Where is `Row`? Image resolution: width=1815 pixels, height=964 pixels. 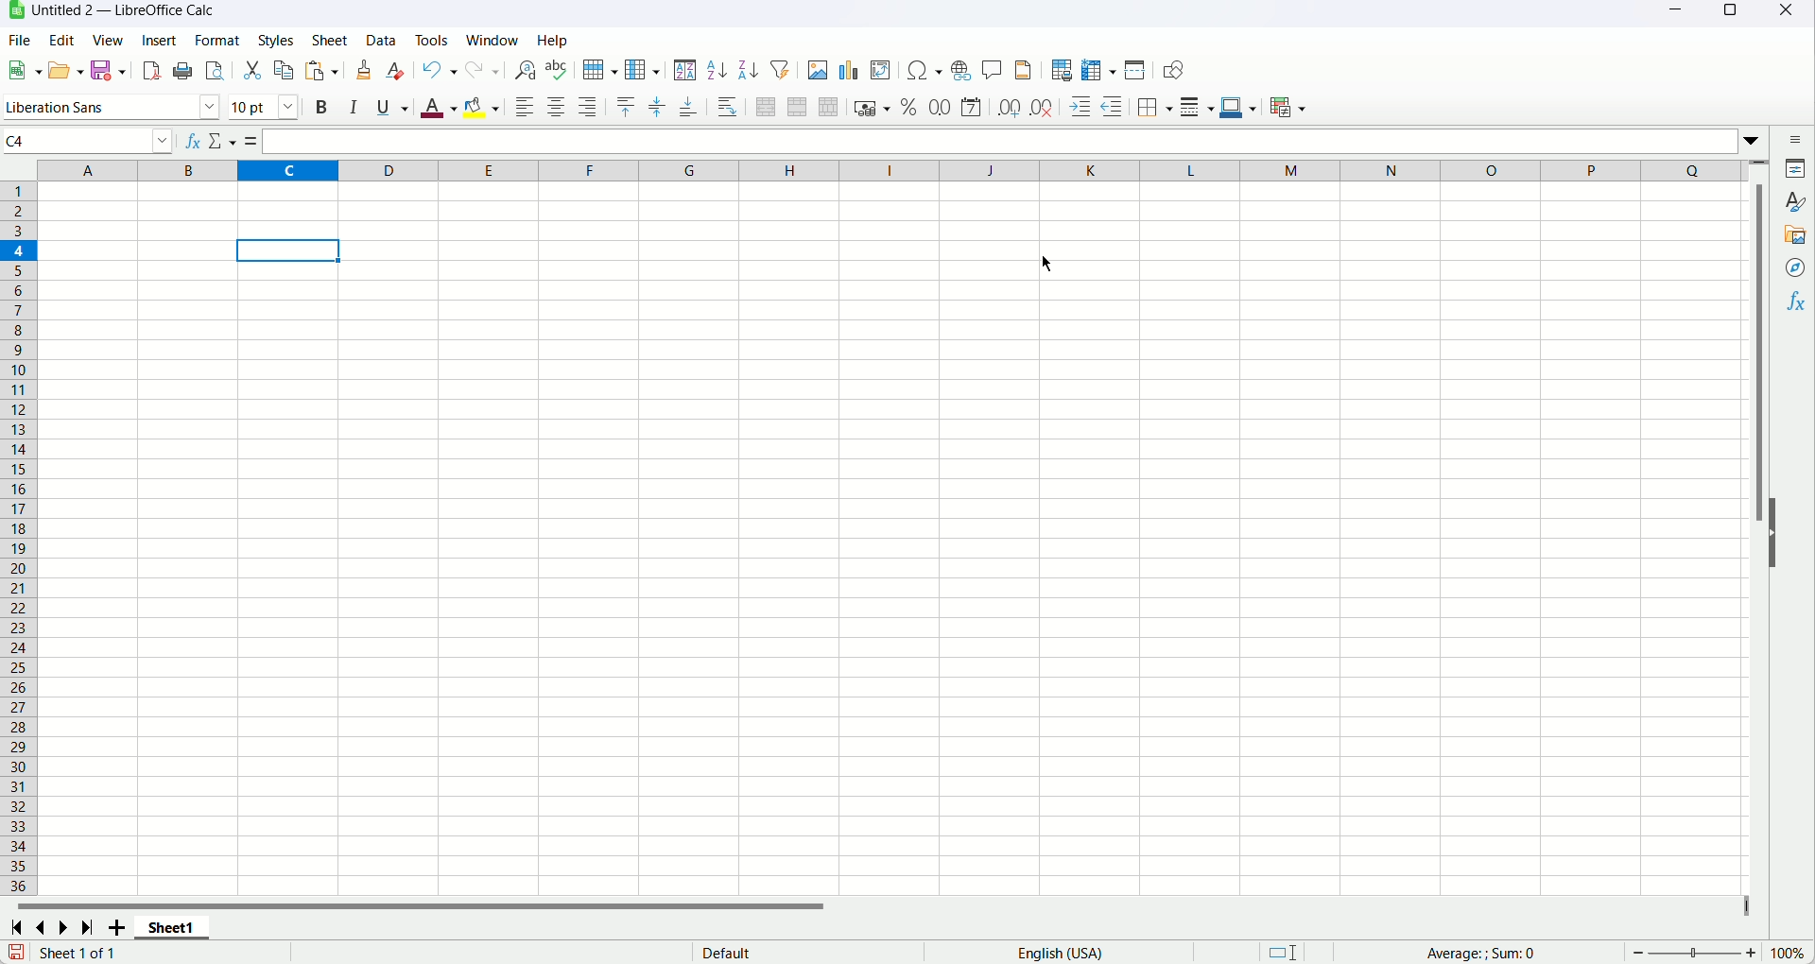 Row is located at coordinates (598, 70).